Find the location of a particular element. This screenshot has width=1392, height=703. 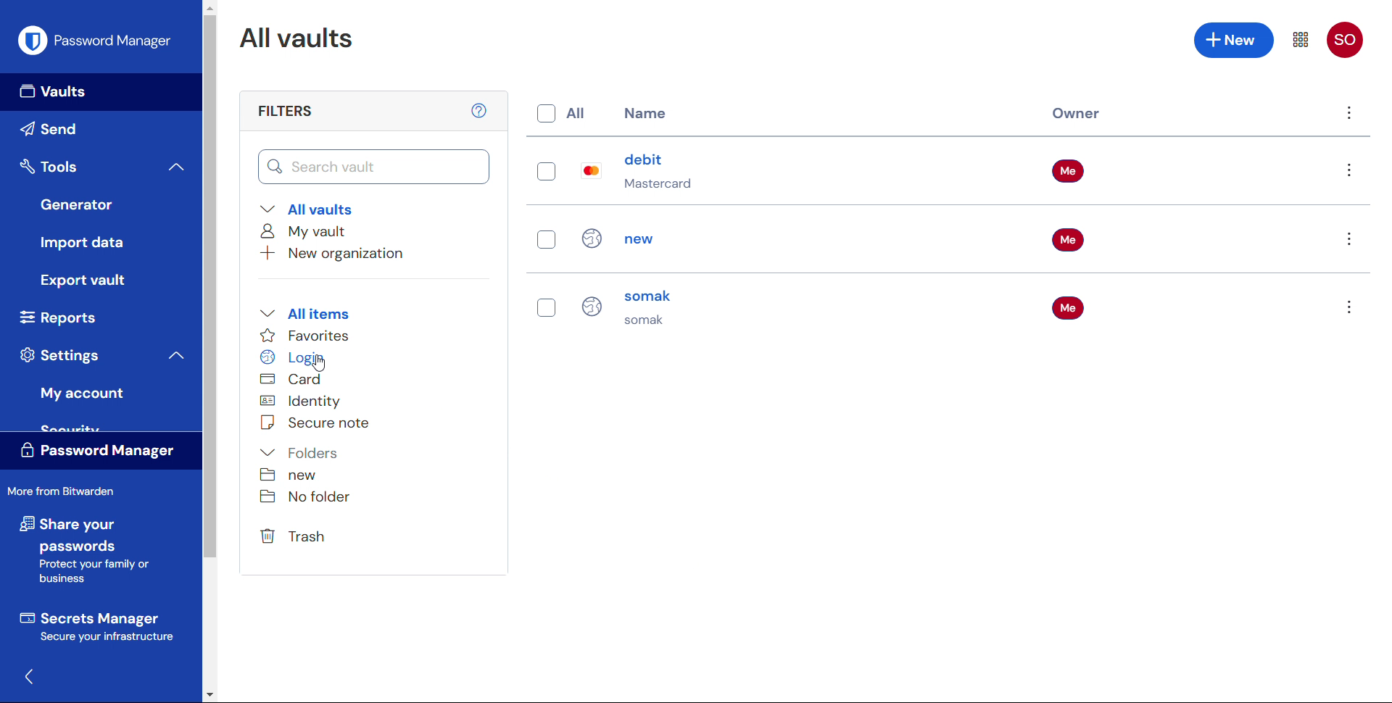

Secrets manager   secure your infrastructure. is located at coordinates (96, 630).